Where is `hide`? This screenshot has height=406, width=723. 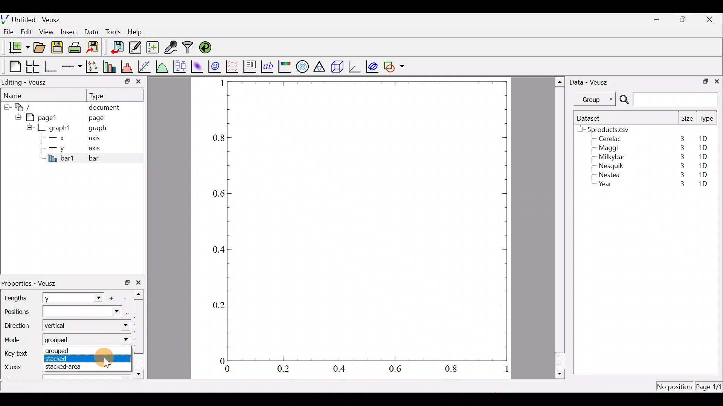 hide is located at coordinates (6, 106).